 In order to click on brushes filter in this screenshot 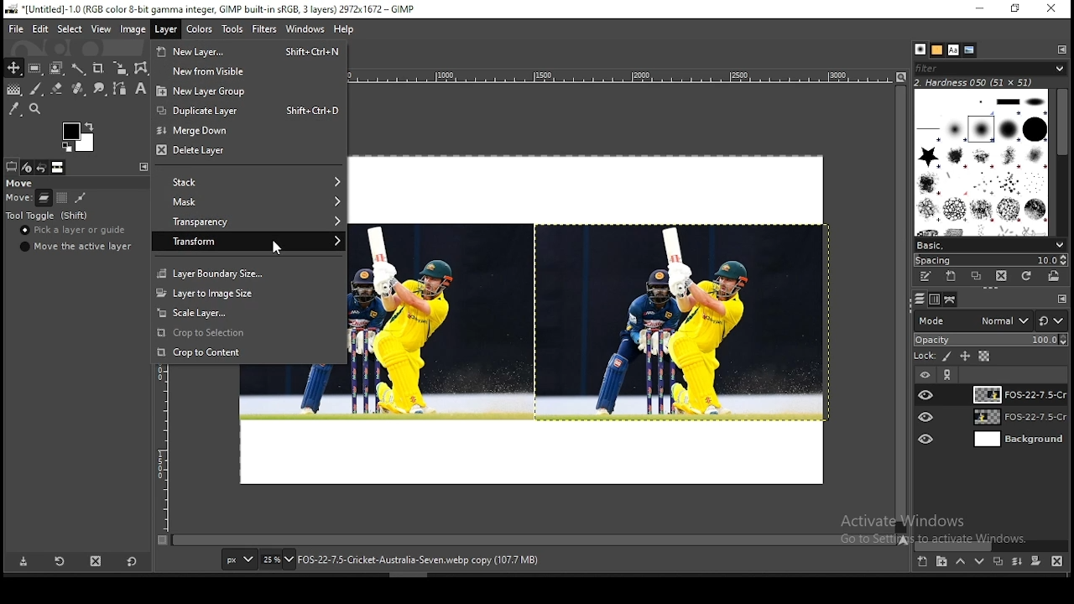, I will do `click(990, 67)`.